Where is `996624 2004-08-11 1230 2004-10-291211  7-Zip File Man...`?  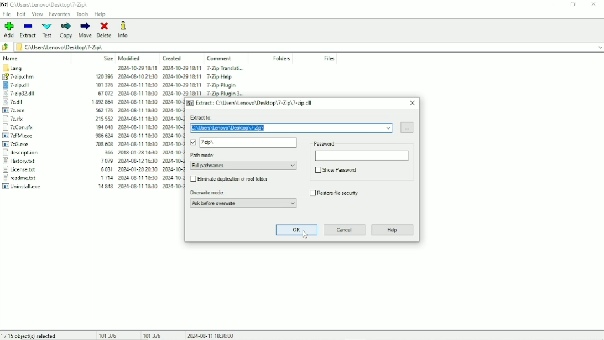
996624 2004-08-11 1230 2004-10-291211  7-Zip File Man... is located at coordinates (137, 135).